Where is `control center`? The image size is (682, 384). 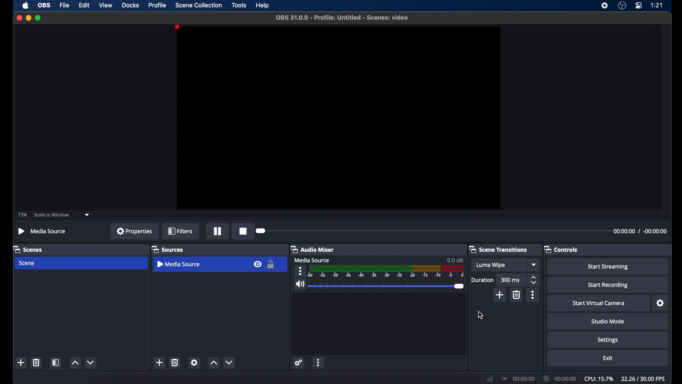 control center is located at coordinates (639, 5).